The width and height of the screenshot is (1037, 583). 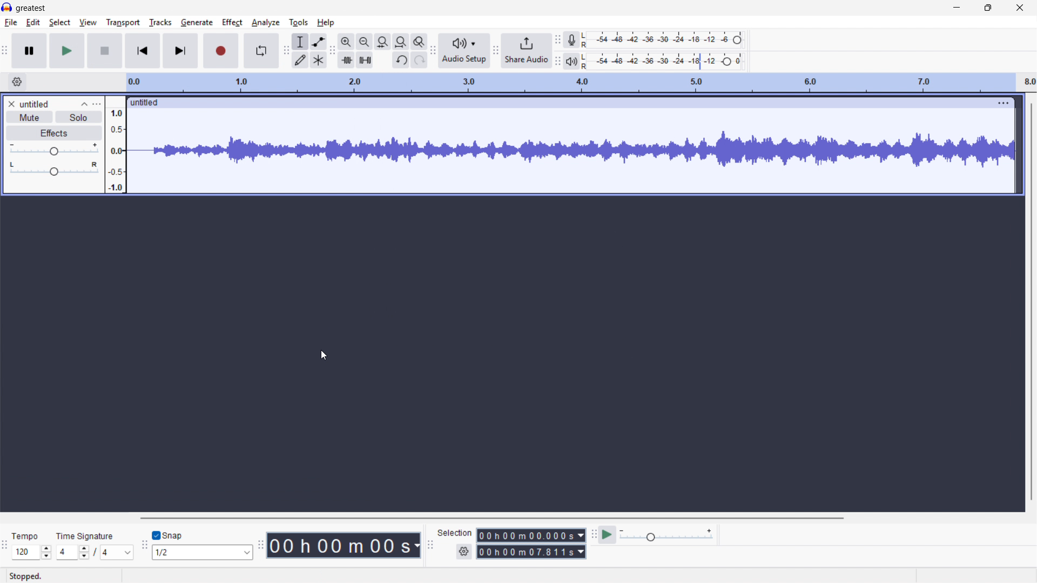 I want to click on playback speed, so click(x=666, y=535).